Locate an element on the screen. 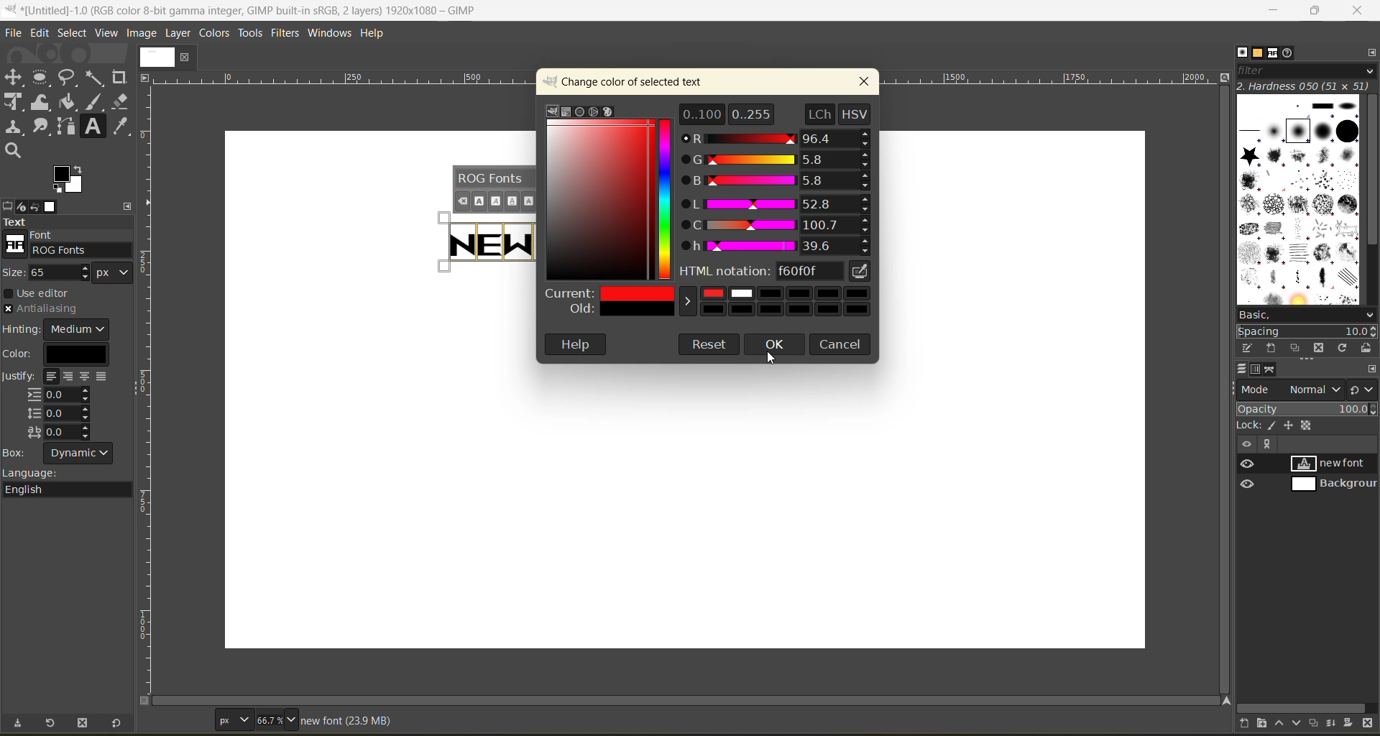 The width and height of the screenshot is (1380, 736). images is located at coordinates (52, 206).